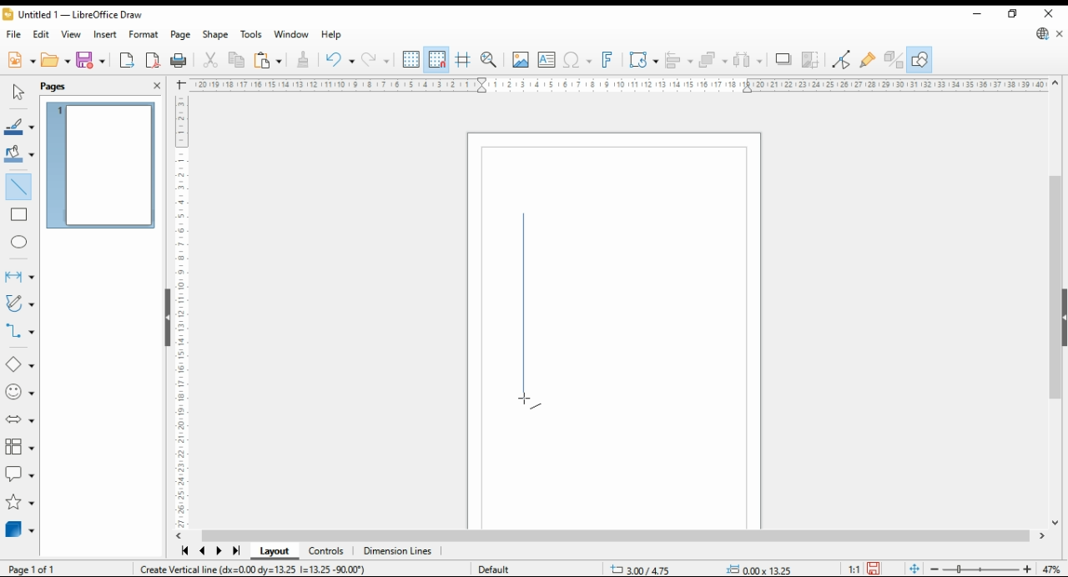 The height and width of the screenshot is (577, 1068). Describe the element at coordinates (215, 35) in the screenshot. I see `shape` at that location.